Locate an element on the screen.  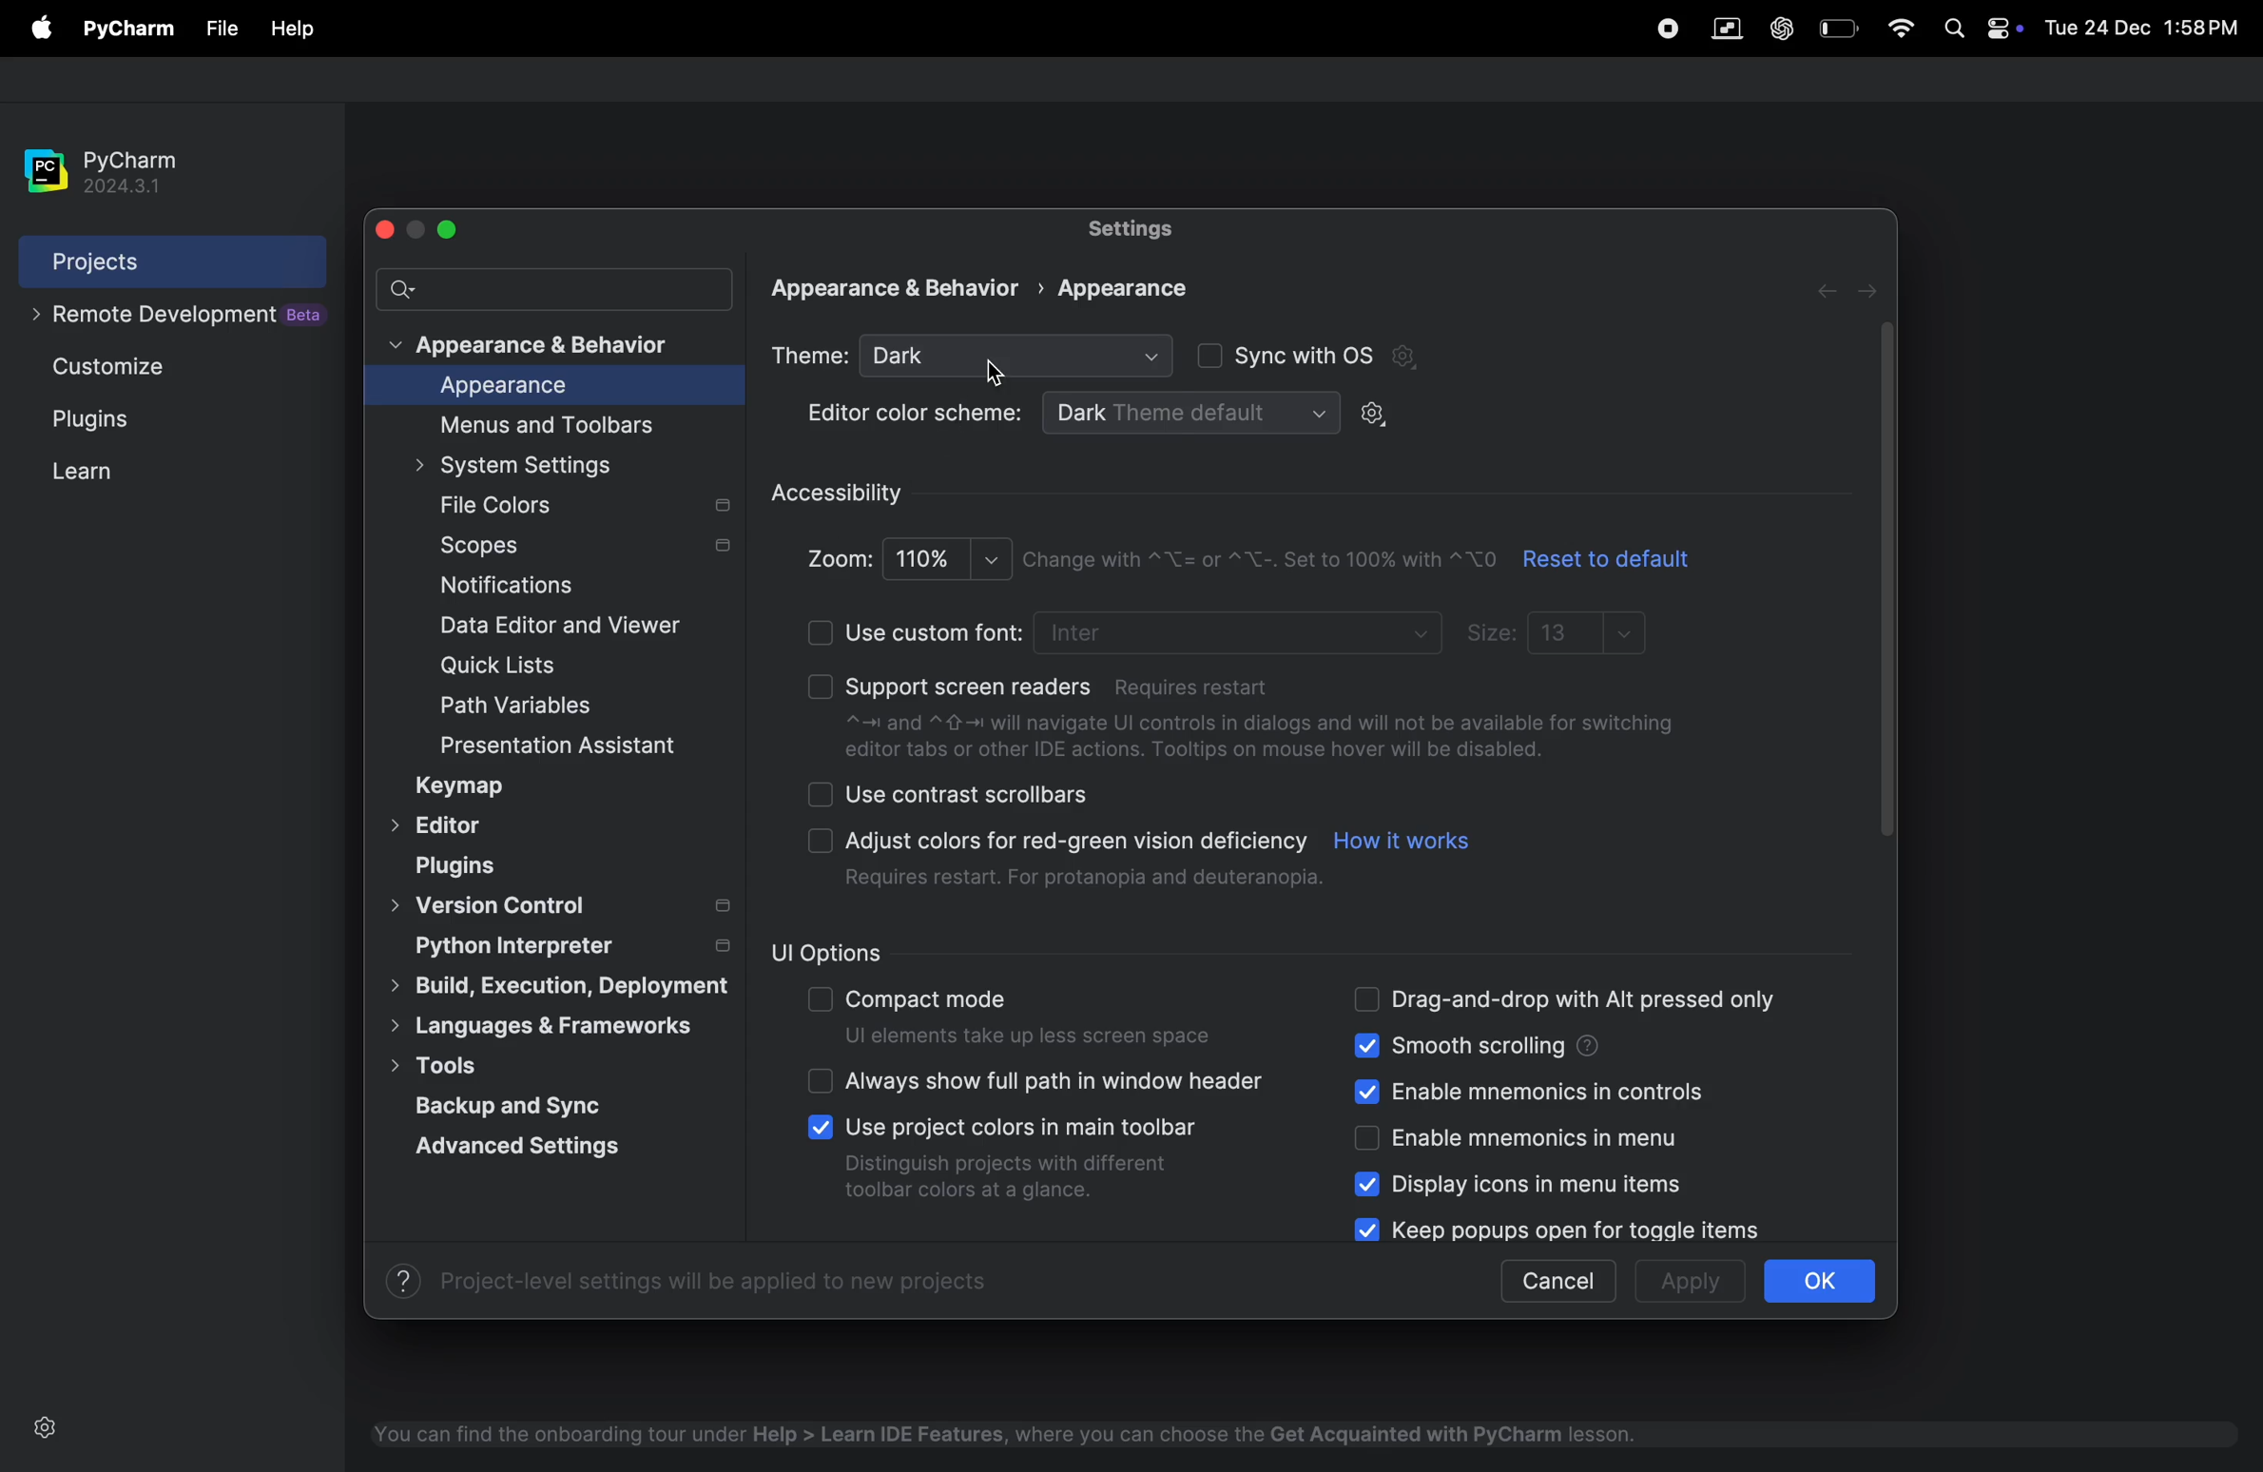
dark theme default is located at coordinates (1238, 412).